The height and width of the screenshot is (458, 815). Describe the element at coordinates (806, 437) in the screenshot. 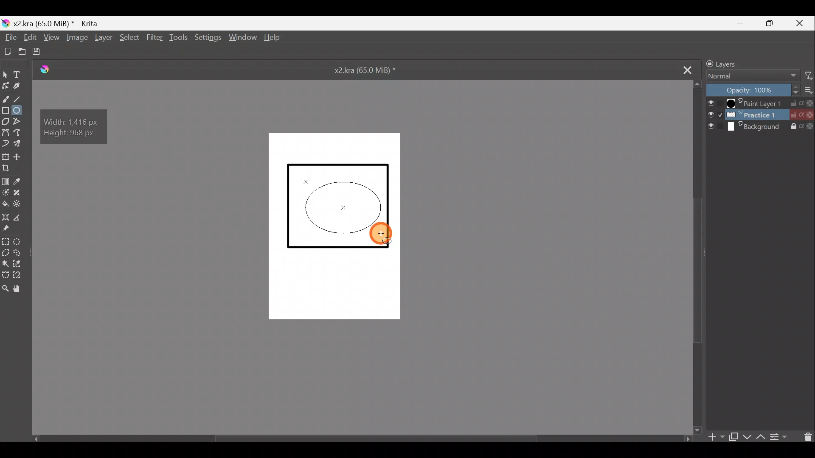

I see `Delete layer` at that location.